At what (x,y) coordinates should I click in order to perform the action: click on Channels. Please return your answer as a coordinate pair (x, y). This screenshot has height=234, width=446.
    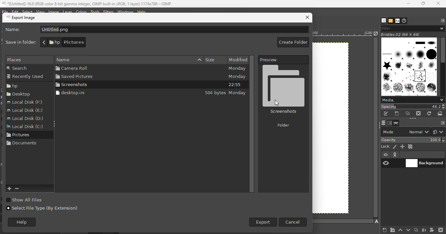
    Looking at the image, I should click on (390, 123).